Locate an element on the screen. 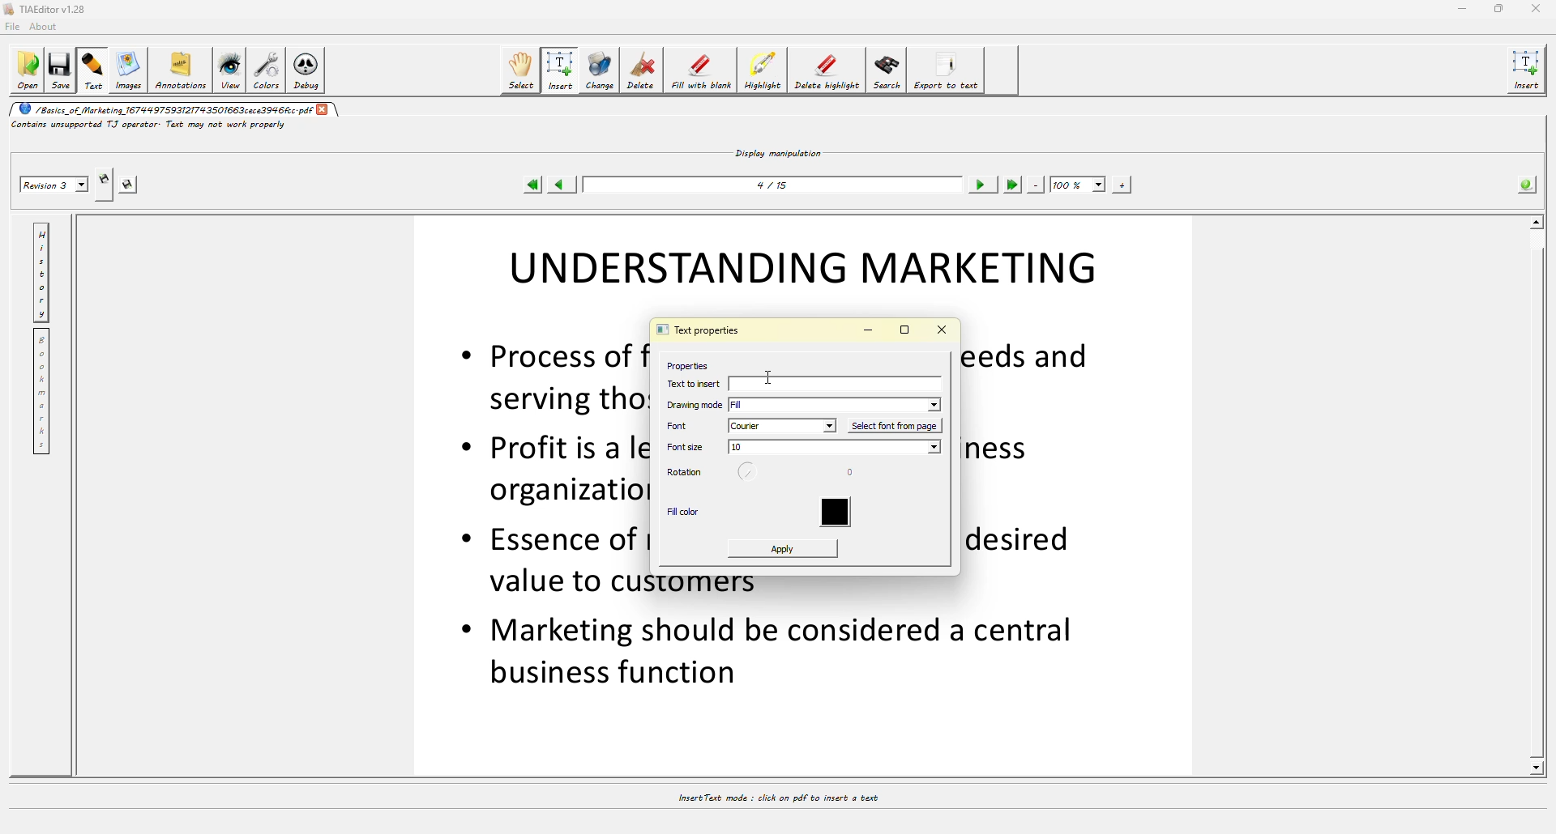 This screenshot has width=1556, height=834. view is located at coordinates (229, 70).